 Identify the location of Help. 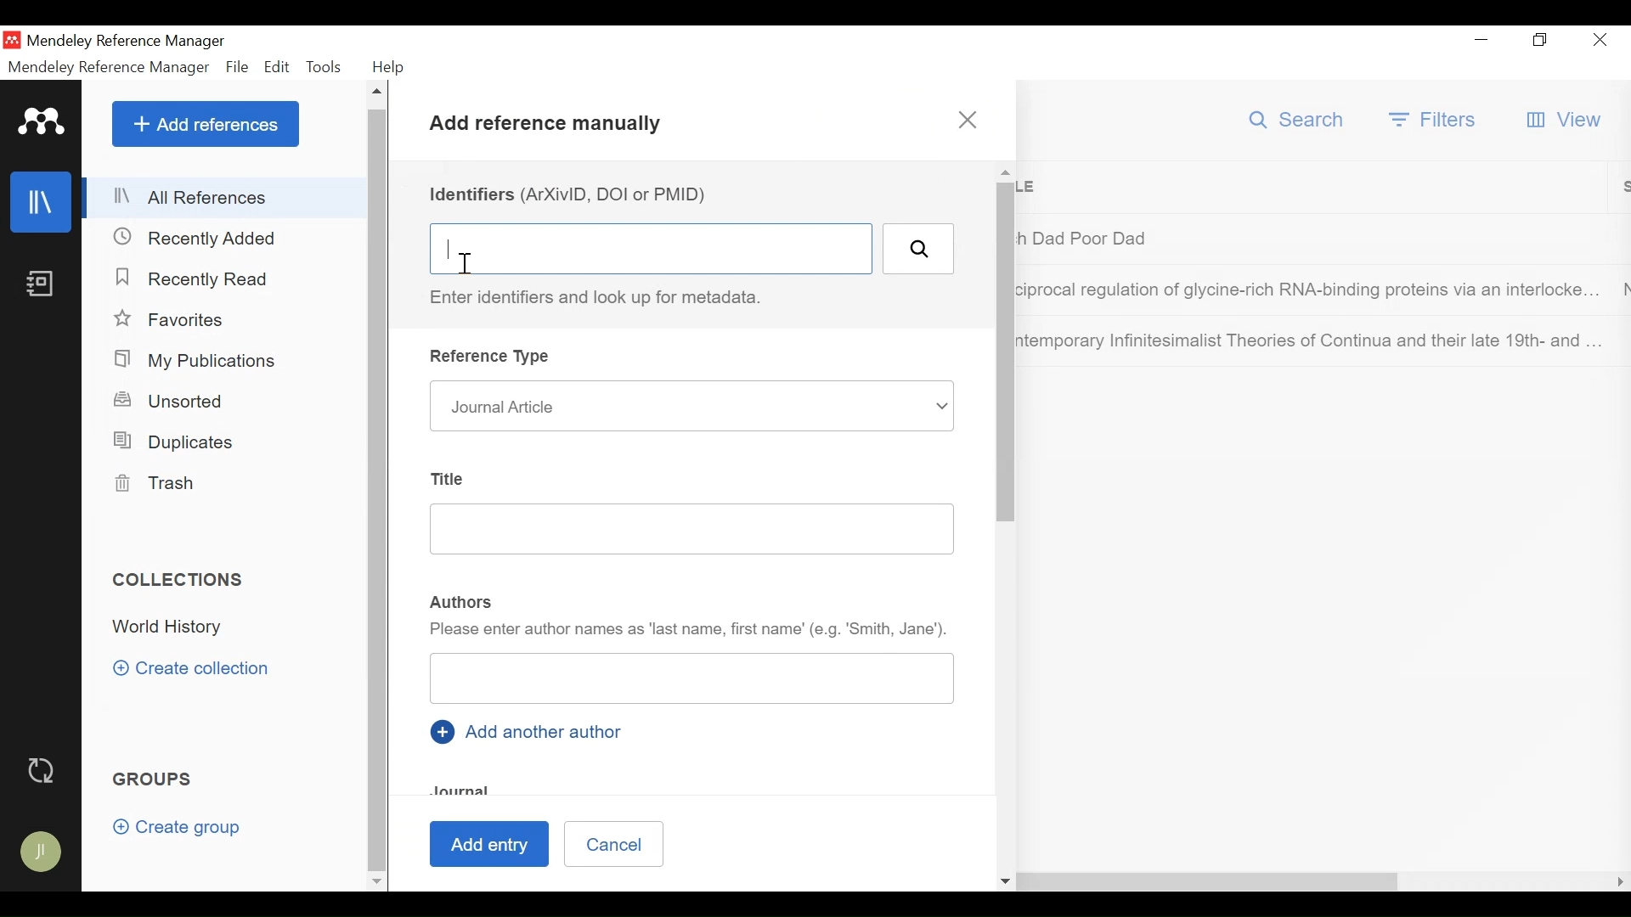
(393, 67).